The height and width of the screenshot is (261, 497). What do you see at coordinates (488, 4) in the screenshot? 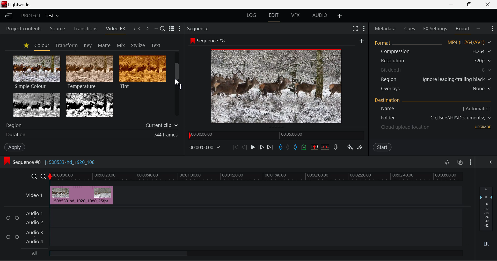
I see `Close` at bounding box center [488, 4].